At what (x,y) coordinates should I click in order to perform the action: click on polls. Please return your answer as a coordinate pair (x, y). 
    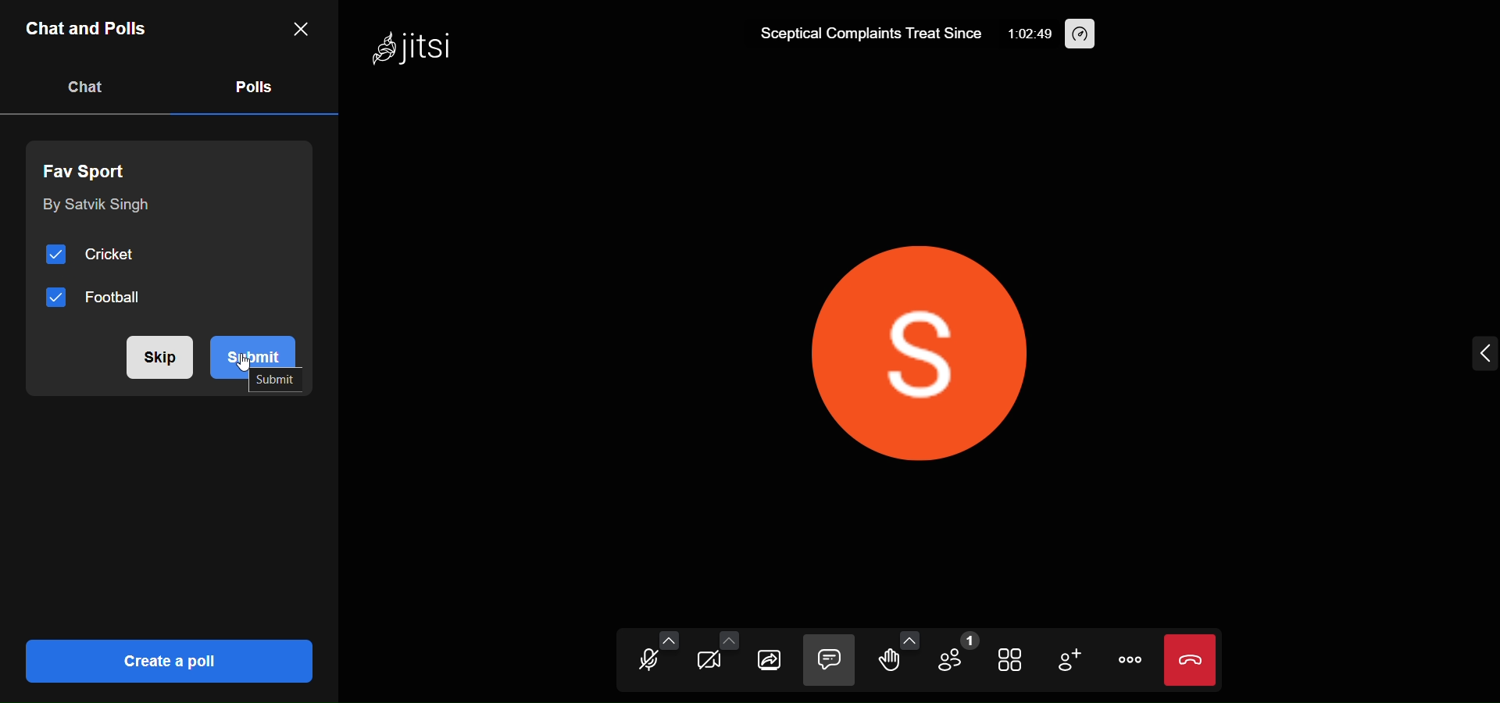
    Looking at the image, I should click on (252, 85).